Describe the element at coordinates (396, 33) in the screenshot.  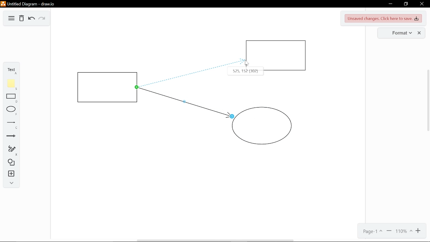
I see `Format` at that location.